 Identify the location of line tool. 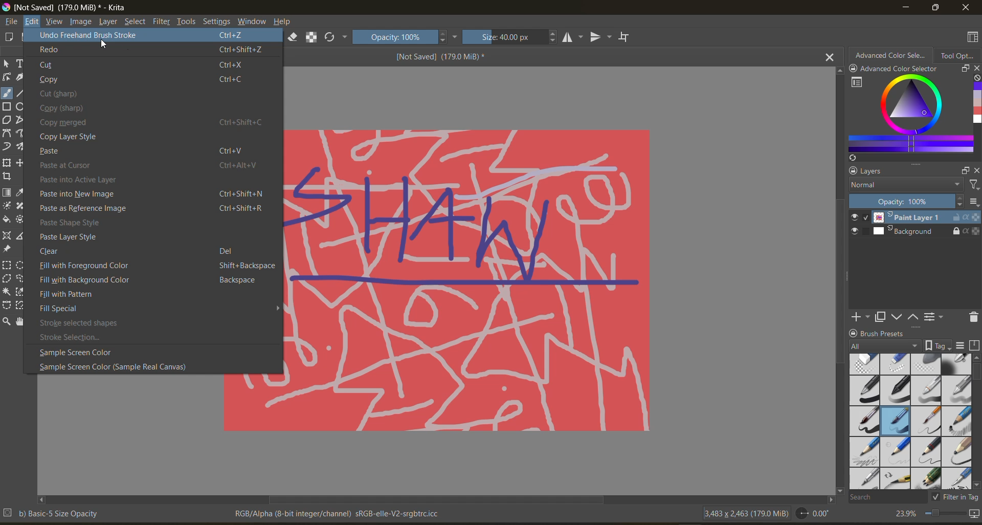
(21, 93).